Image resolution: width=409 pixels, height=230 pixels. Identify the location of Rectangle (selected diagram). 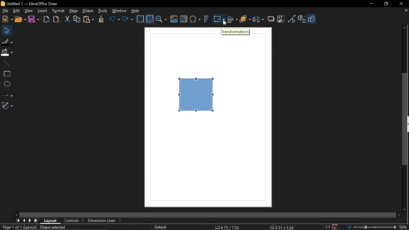
(197, 94).